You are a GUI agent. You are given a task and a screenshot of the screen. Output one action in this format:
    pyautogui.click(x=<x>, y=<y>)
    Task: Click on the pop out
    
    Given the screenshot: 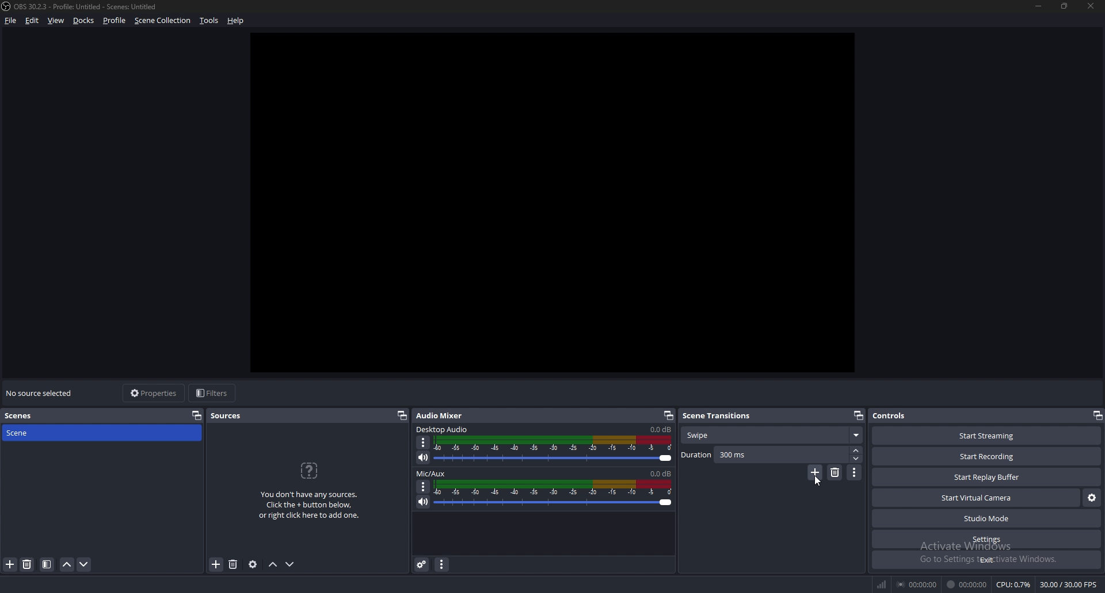 What is the action you would take?
    pyautogui.click(x=402, y=416)
    